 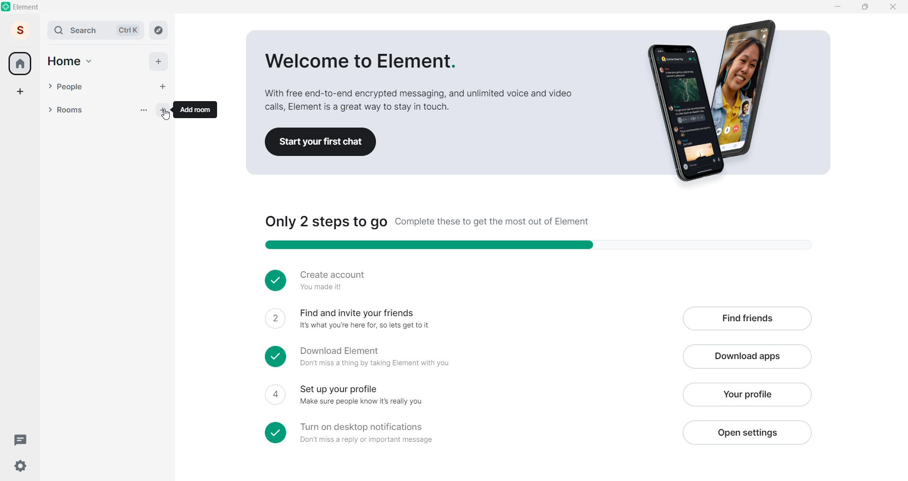 What do you see at coordinates (466, 395) in the screenshot?
I see `4 Set up your profileMake sure people know it's really you` at bounding box center [466, 395].